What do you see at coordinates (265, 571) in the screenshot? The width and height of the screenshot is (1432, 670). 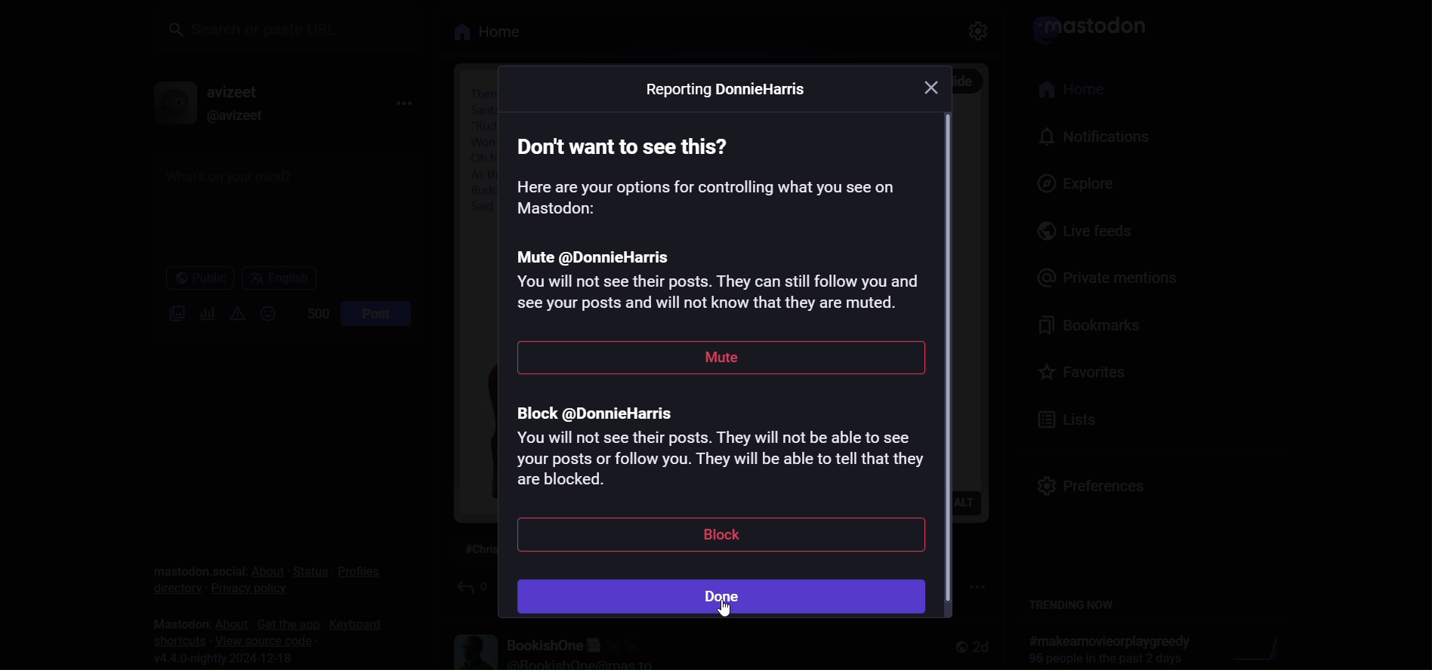 I see `about` at bounding box center [265, 571].